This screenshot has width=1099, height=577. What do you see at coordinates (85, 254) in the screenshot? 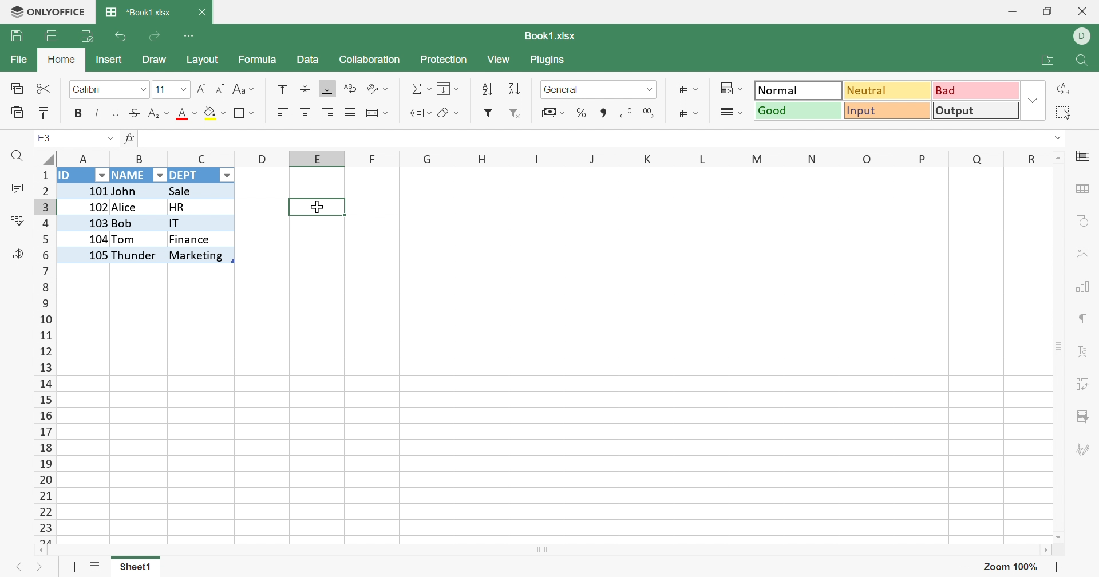
I see `105` at bounding box center [85, 254].